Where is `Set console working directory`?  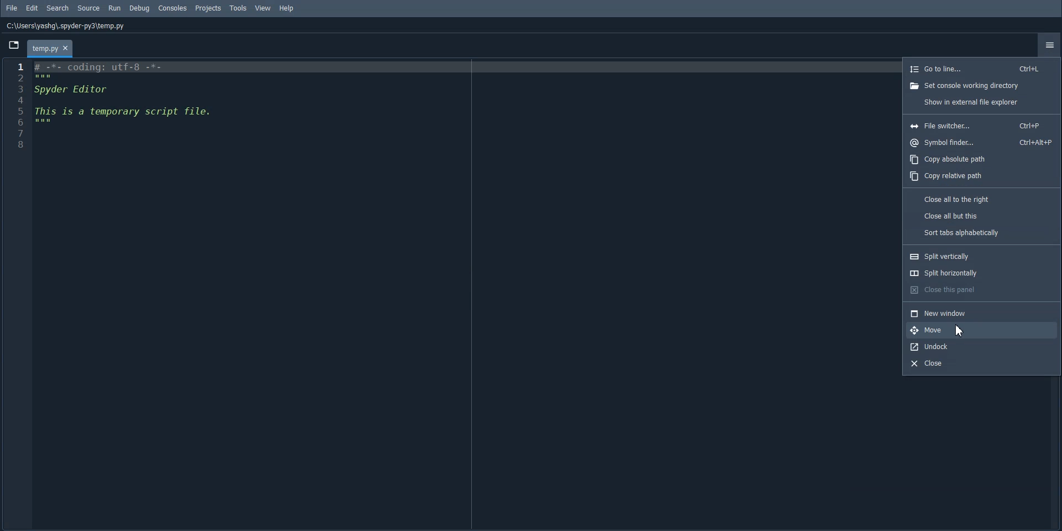 Set console working directory is located at coordinates (981, 85).